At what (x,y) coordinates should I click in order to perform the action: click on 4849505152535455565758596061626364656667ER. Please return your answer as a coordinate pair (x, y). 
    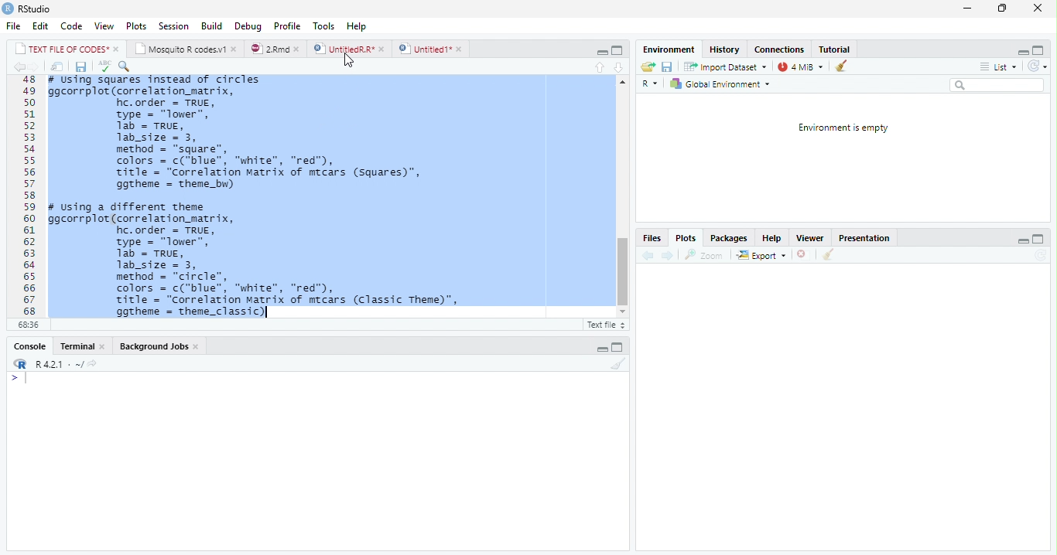
    Looking at the image, I should click on (27, 196).